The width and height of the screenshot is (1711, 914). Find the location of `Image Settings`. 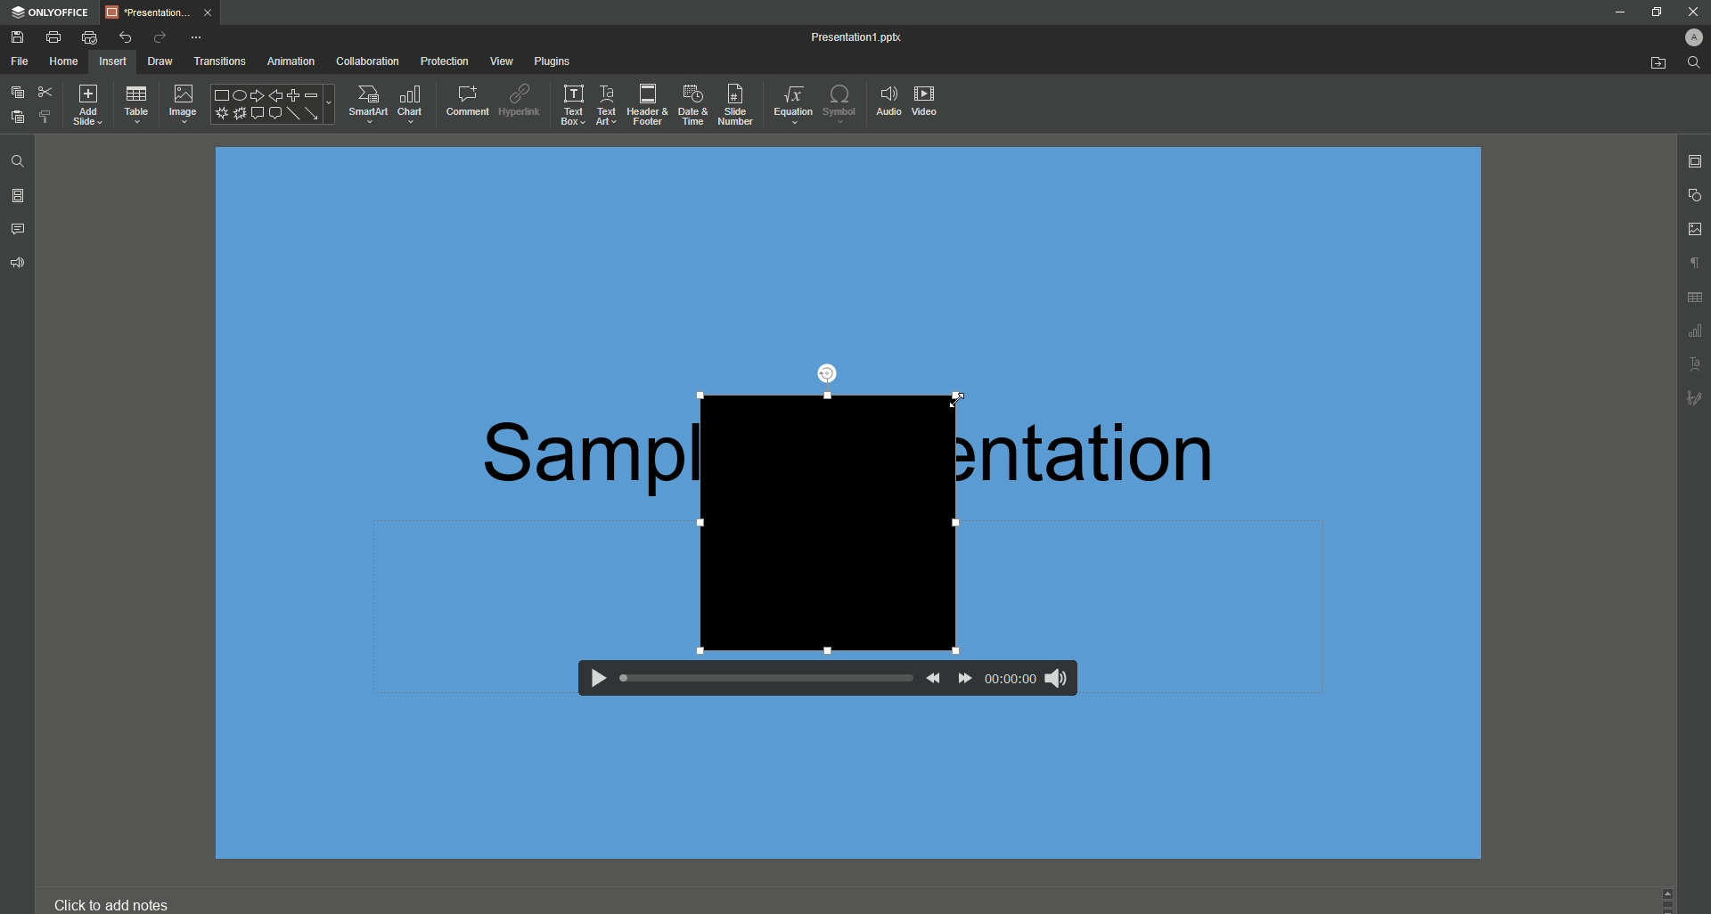

Image Settings is located at coordinates (1695, 230).